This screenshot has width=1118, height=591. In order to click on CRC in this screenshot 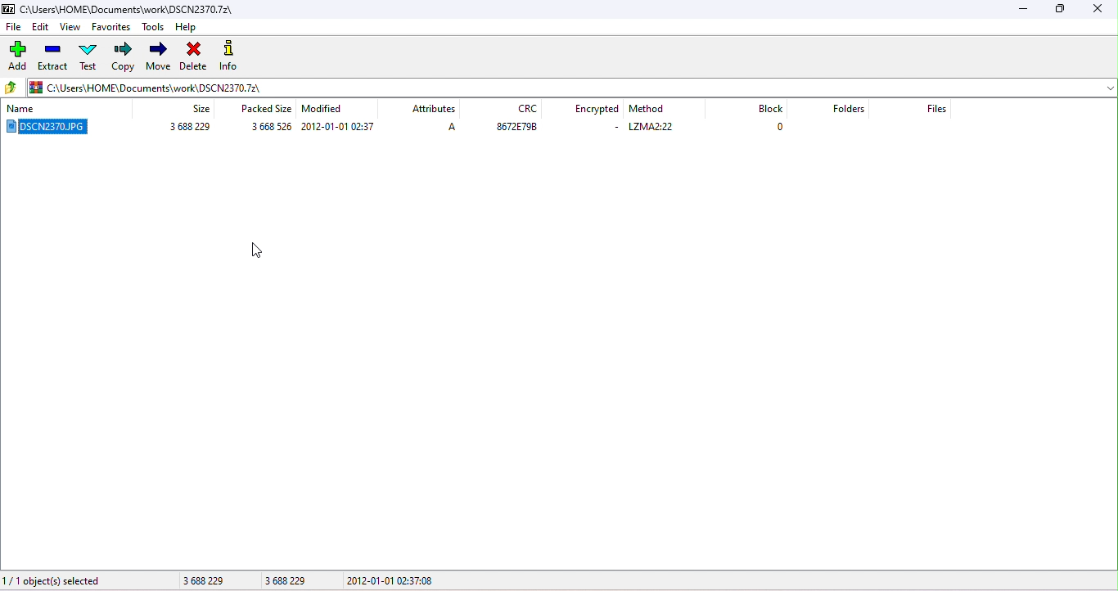, I will do `click(522, 111)`.